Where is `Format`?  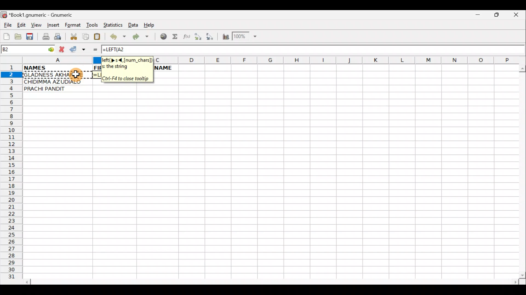 Format is located at coordinates (74, 26).